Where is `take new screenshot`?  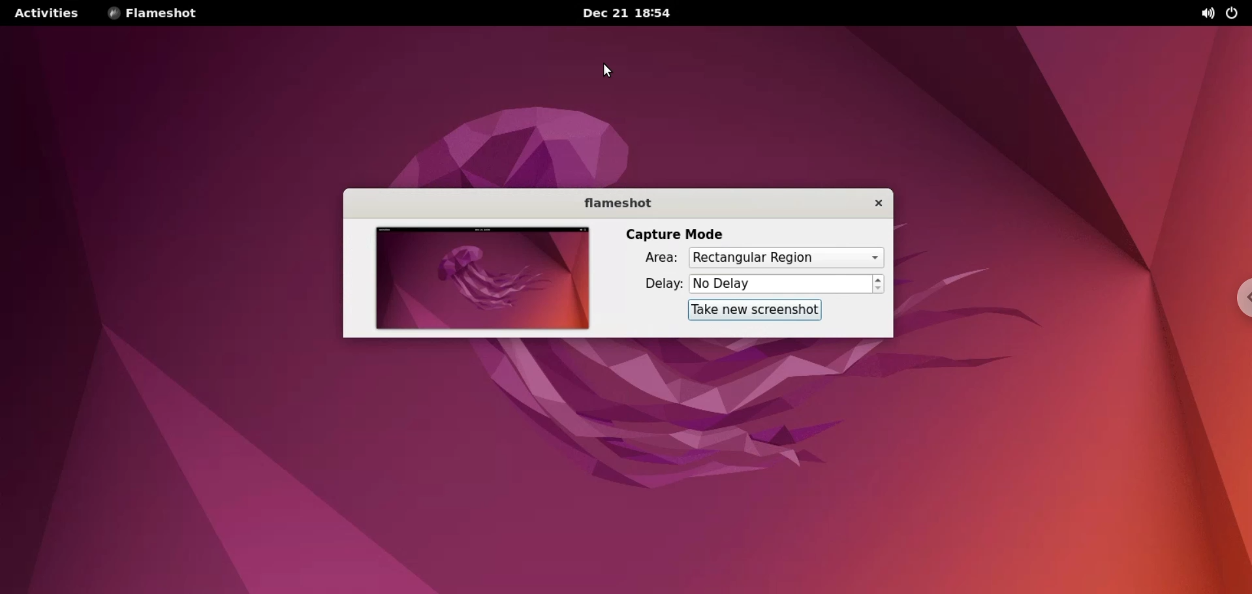
take new screenshot is located at coordinates (753, 310).